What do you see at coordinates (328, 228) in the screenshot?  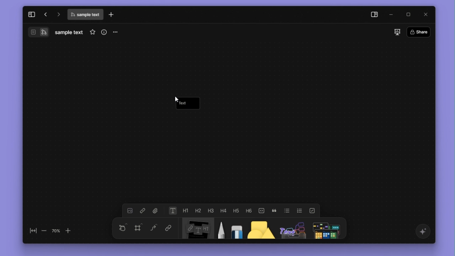 I see `more shapes` at bounding box center [328, 228].